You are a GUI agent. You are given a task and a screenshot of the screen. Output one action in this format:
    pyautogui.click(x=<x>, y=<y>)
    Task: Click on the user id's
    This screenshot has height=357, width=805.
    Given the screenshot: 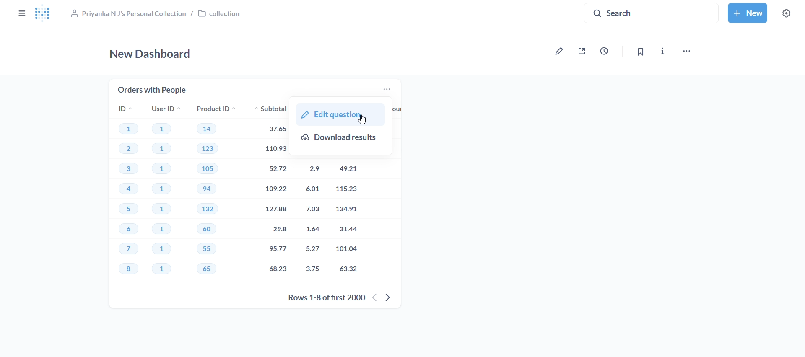 What is the action you would take?
    pyautogui.click(x=165, y=195)
    